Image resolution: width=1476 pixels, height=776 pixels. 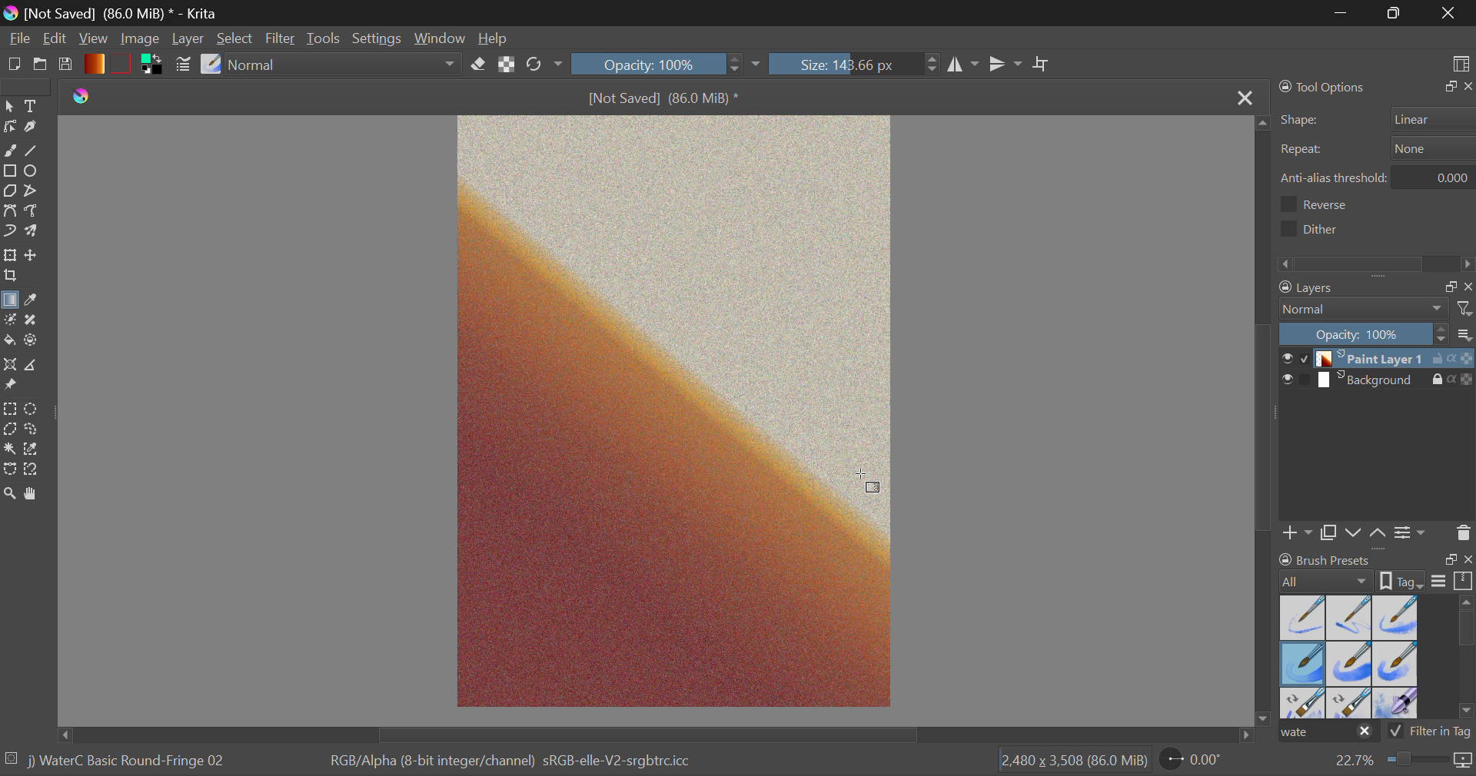 I want to click on Move Layers, so click(x=32, y=254).